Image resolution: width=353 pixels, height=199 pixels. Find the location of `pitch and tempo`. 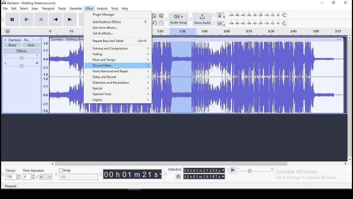

pitch and tempo is located at coordinates (117, 59).